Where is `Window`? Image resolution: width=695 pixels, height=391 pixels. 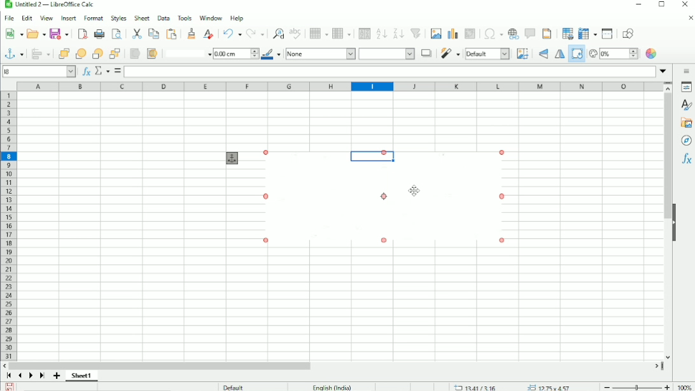
Window is located at coordinates (211, 17).